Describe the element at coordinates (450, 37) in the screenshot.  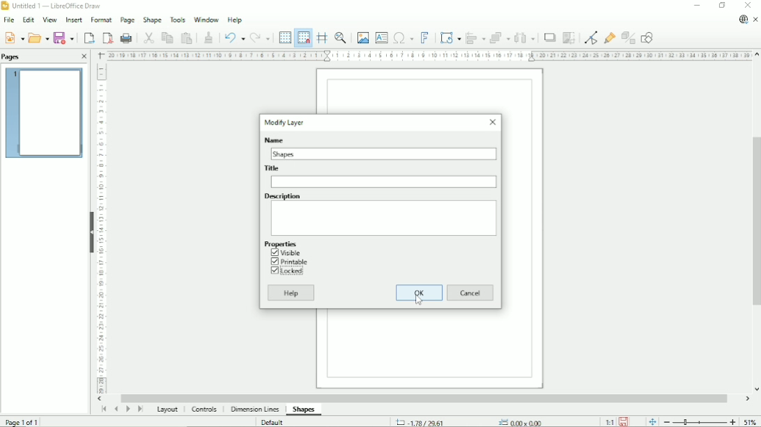
I see `Transformation` at that location.